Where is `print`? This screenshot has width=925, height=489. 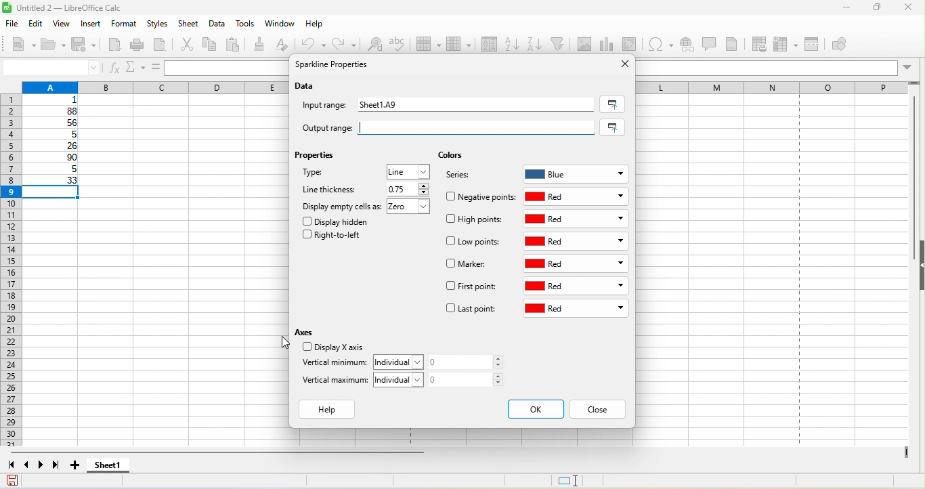 print is located at coordinates (140, 45).